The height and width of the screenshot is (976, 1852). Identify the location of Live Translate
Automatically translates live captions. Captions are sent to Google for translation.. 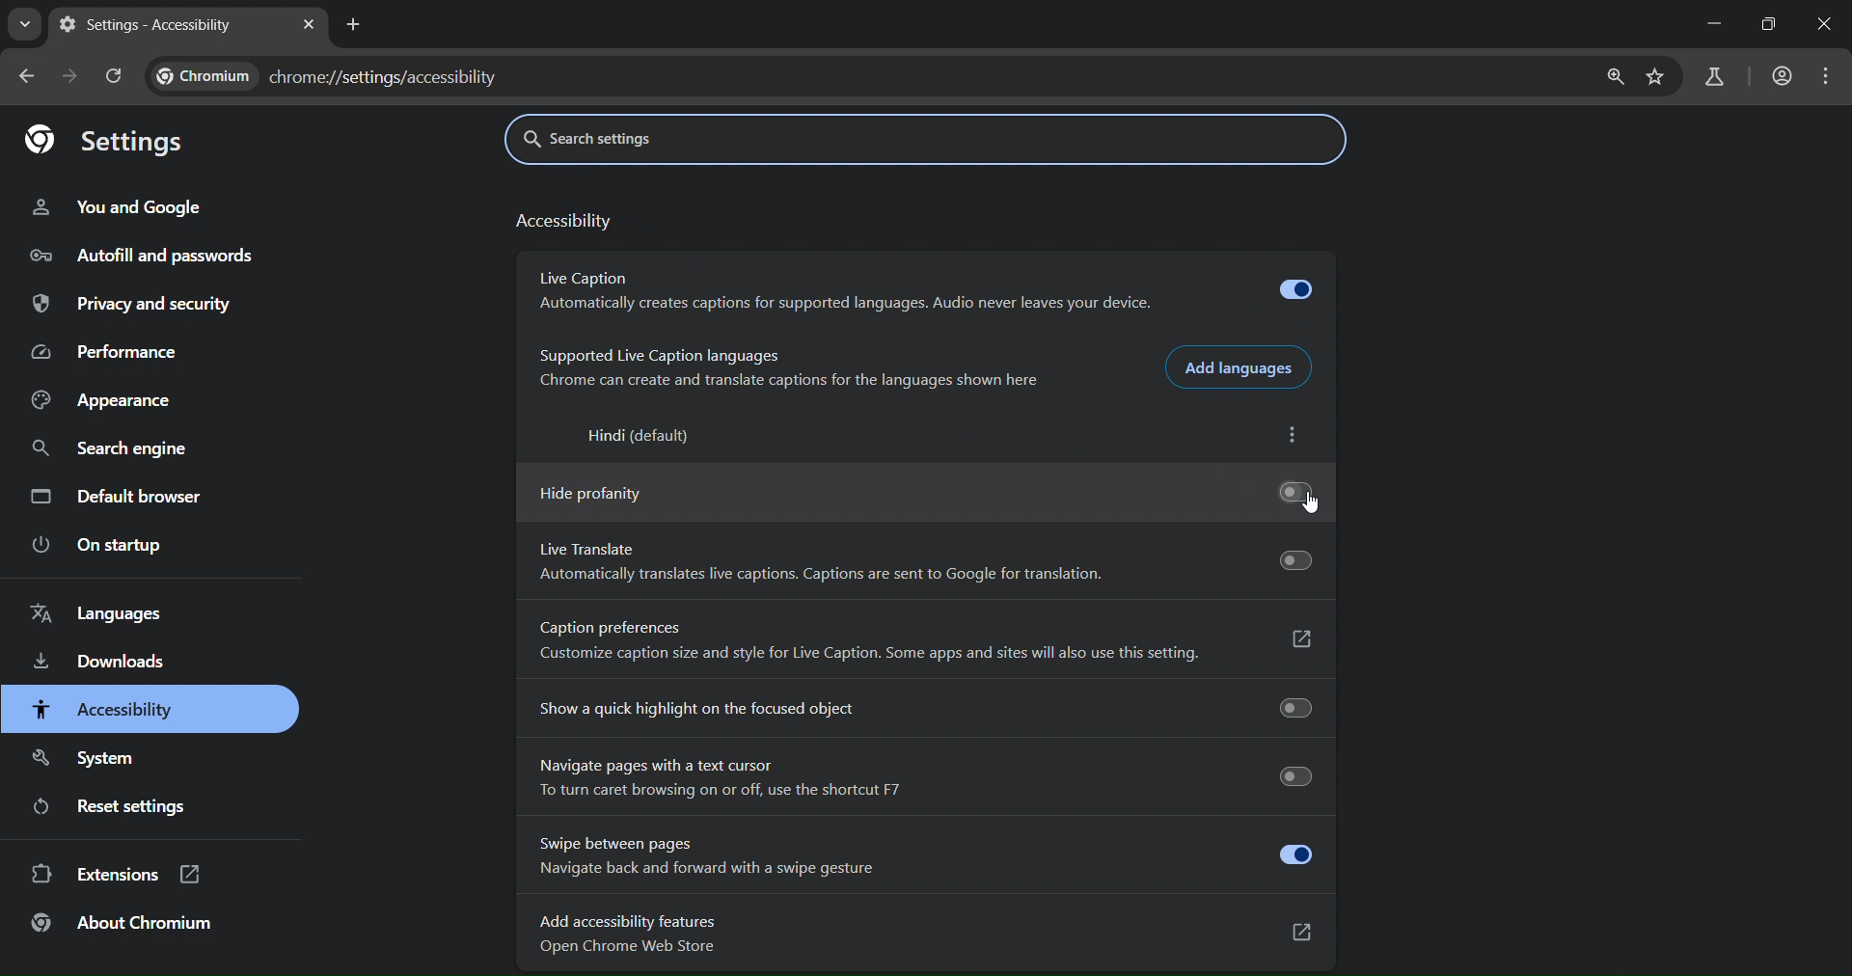
(926, 564).